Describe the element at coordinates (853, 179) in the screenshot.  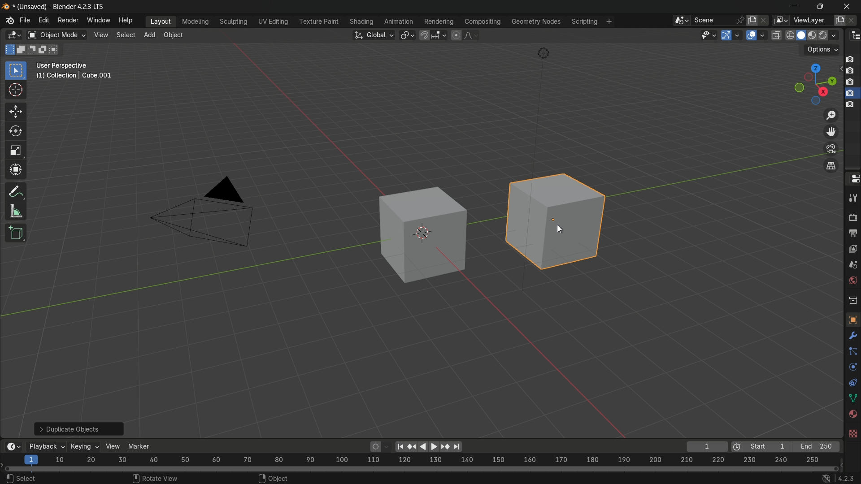
I see `properties` at that location.